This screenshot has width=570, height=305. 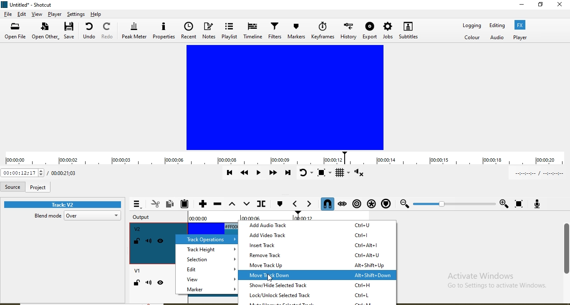 I want to click on Snap, so click(x=327, y=204).